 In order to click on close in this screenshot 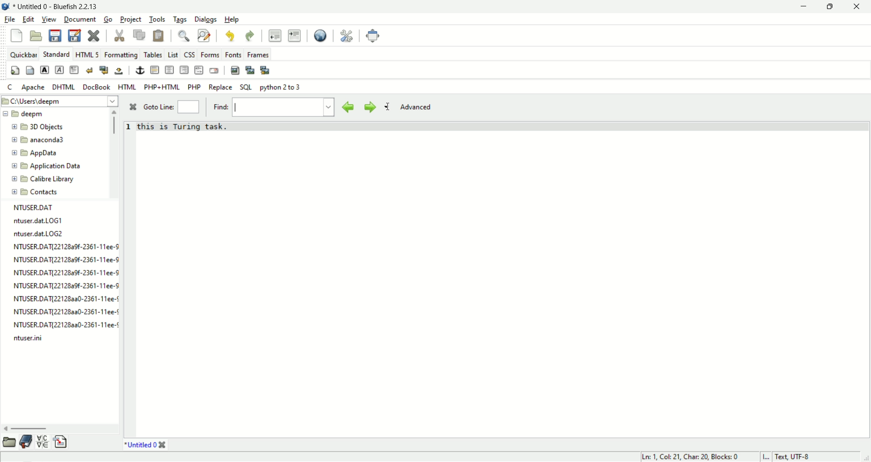, I will do `click(95, 37)`.